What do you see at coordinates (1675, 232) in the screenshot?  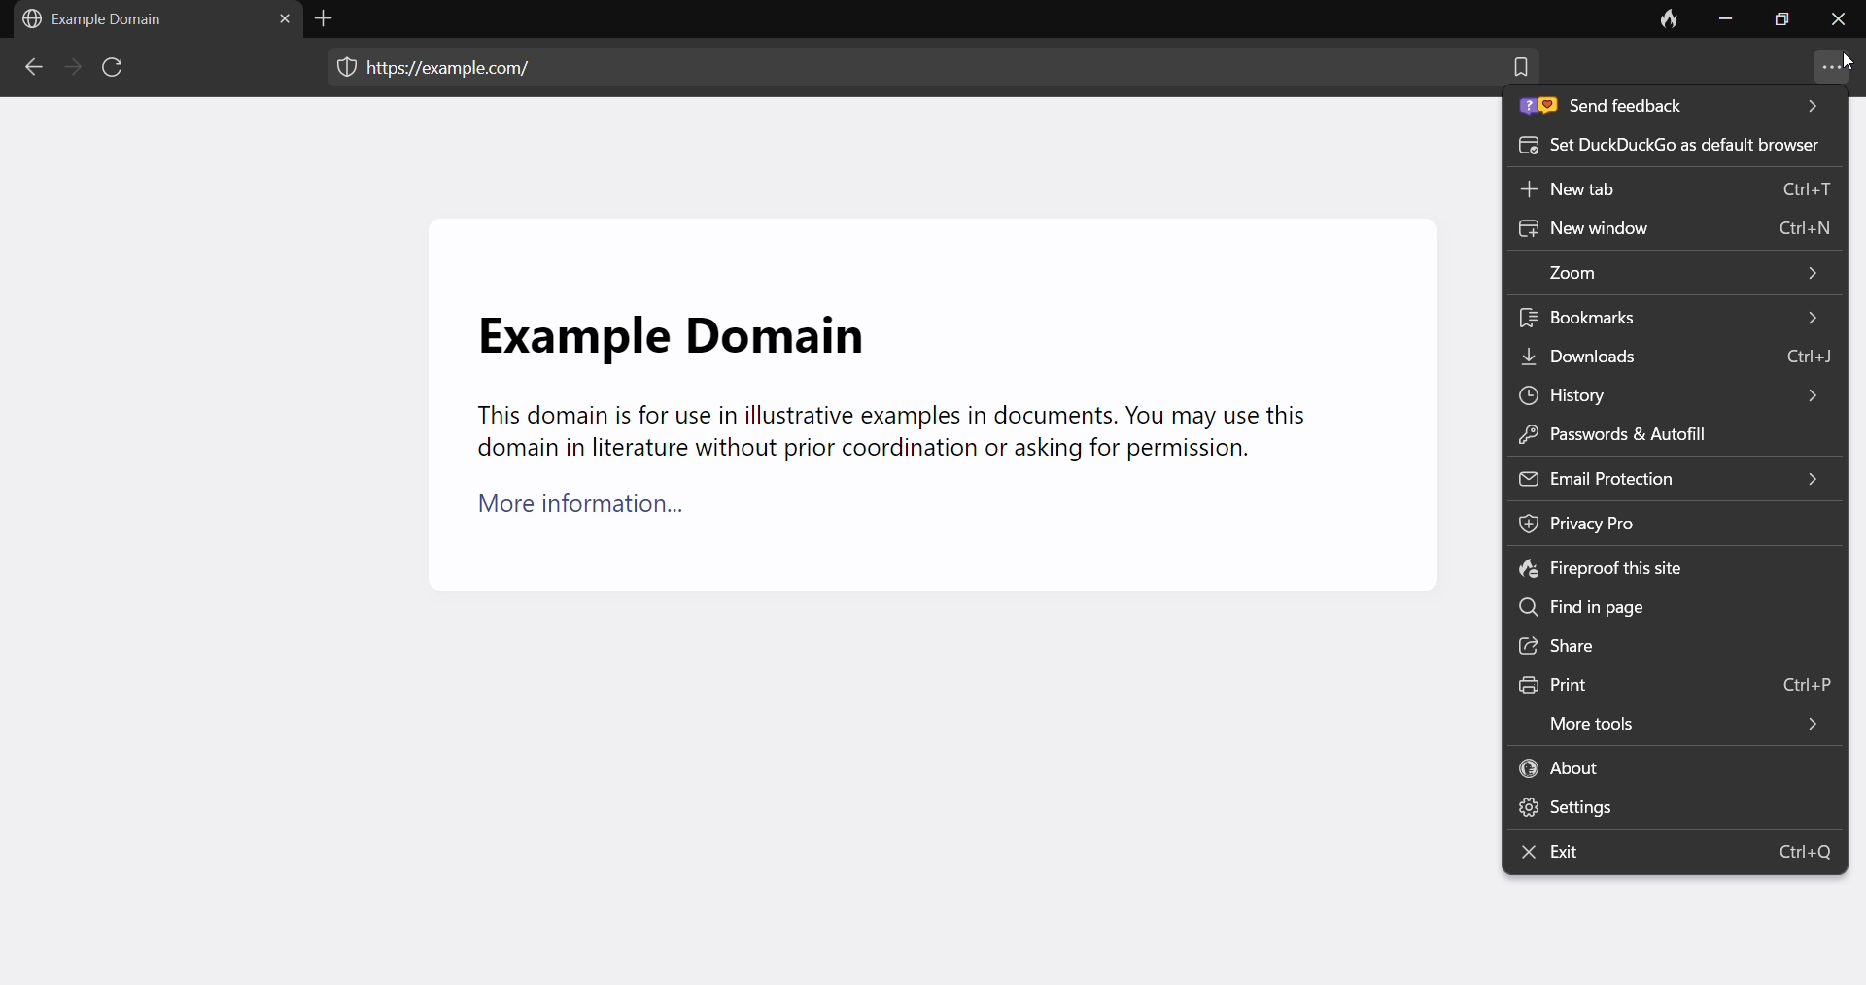 I see `new window` at bounding box center [1675, 232].